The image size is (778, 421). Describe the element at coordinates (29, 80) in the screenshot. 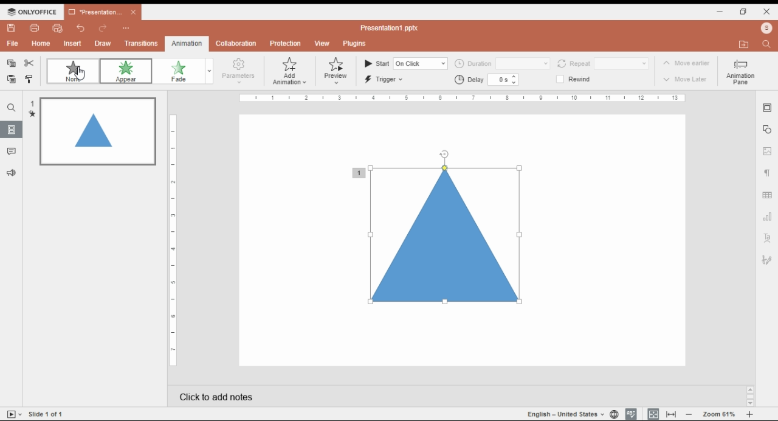

I see `copy style` at that location.